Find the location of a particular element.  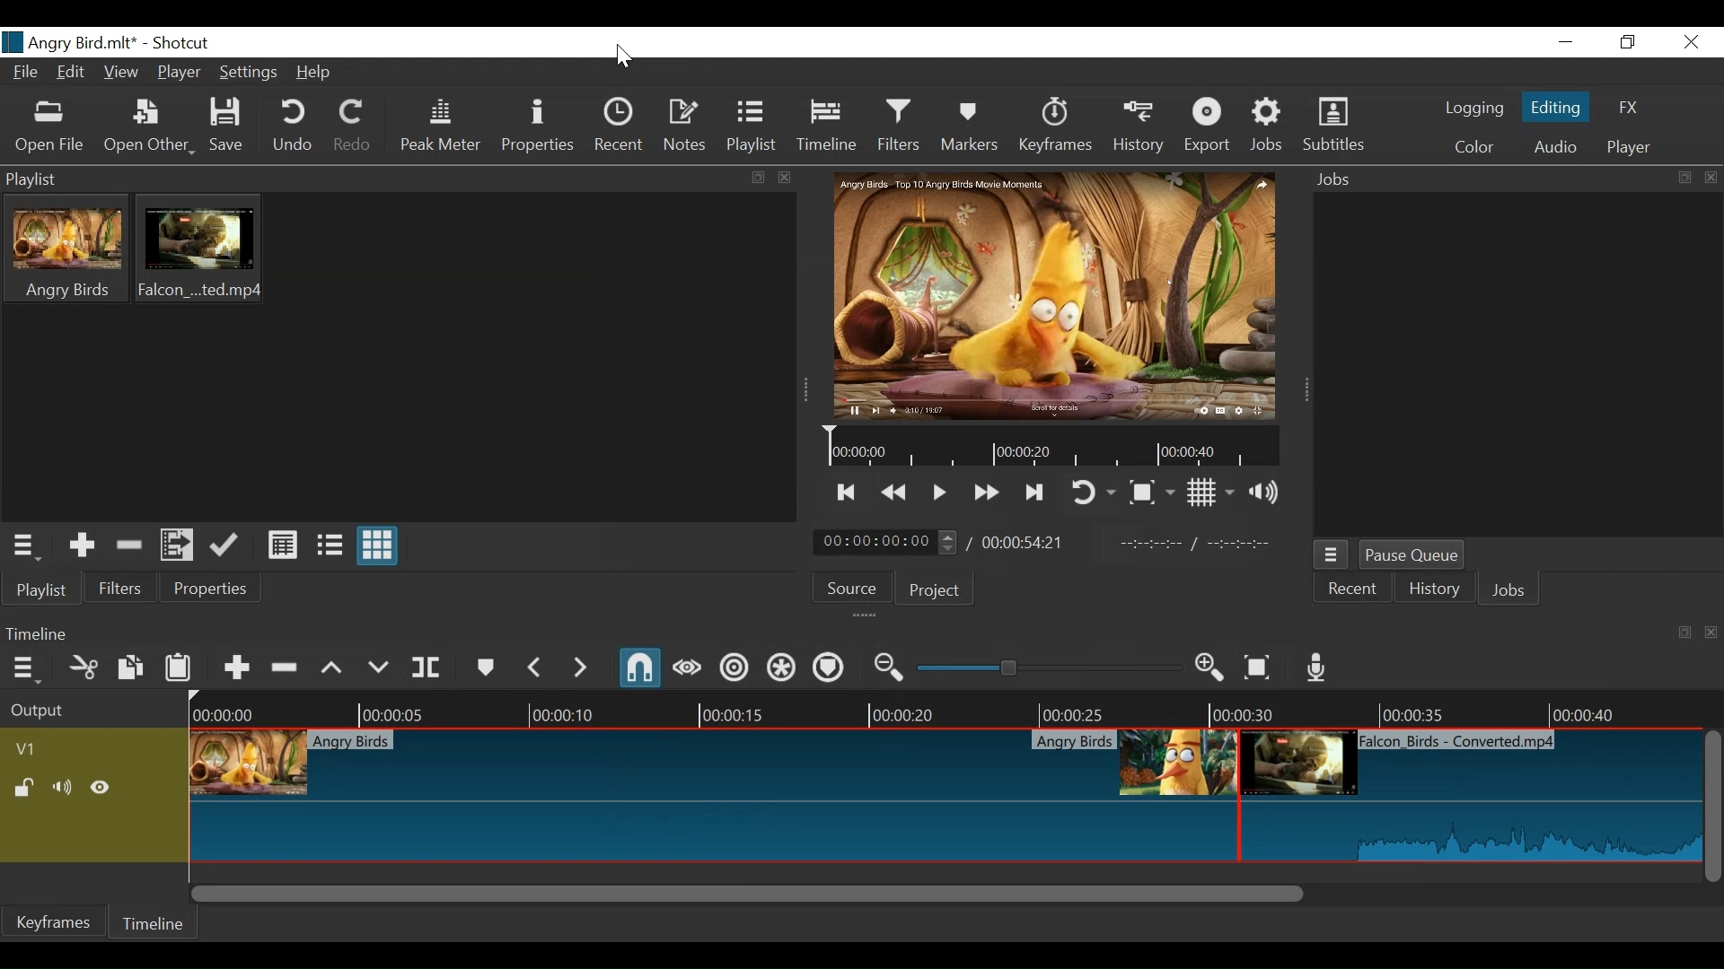

Horizontal Scroll bar is located at coordinates (746, 894).